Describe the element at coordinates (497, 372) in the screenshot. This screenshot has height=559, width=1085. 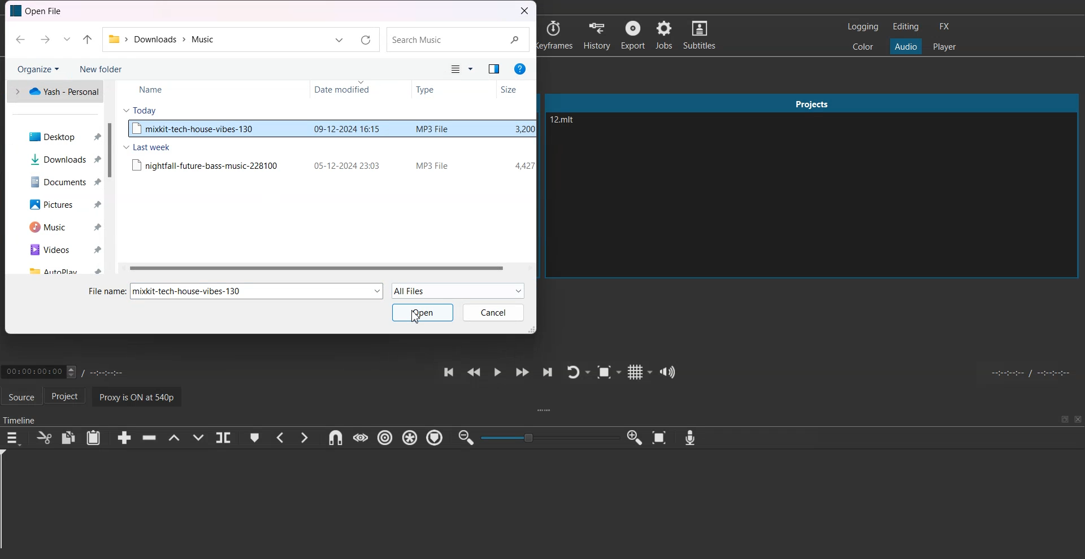
I see `Toggle play or pause` at that location.